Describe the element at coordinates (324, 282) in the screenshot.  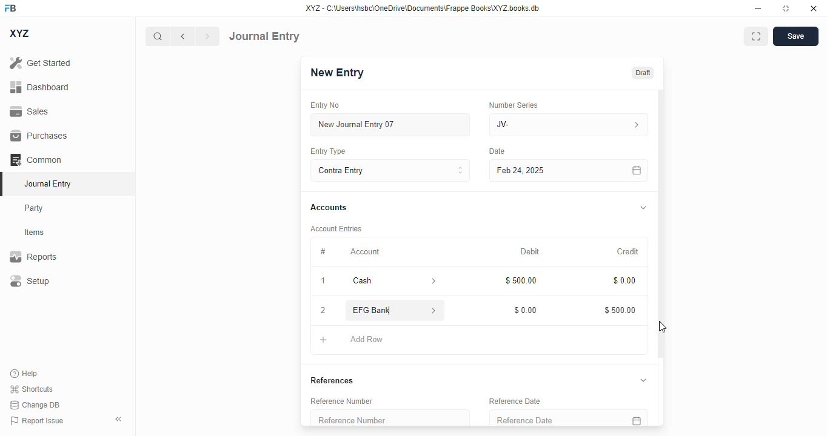
I see `1` at that location.